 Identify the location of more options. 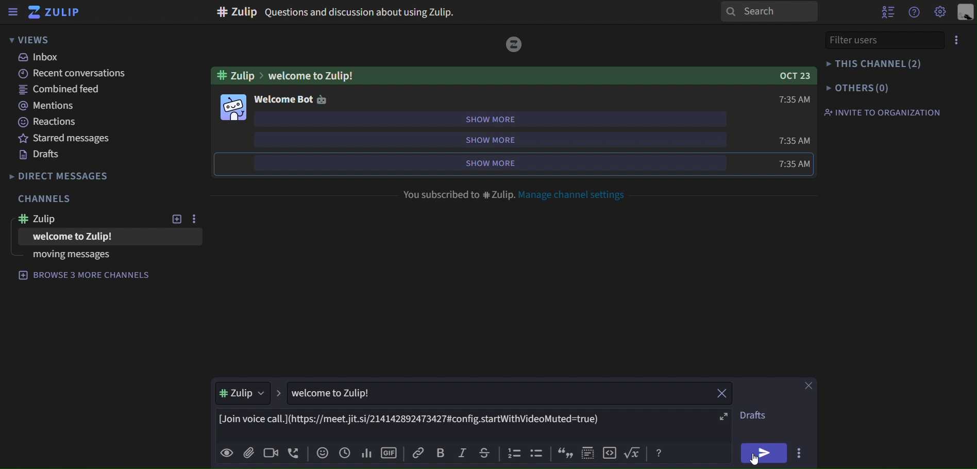
(960, 39).